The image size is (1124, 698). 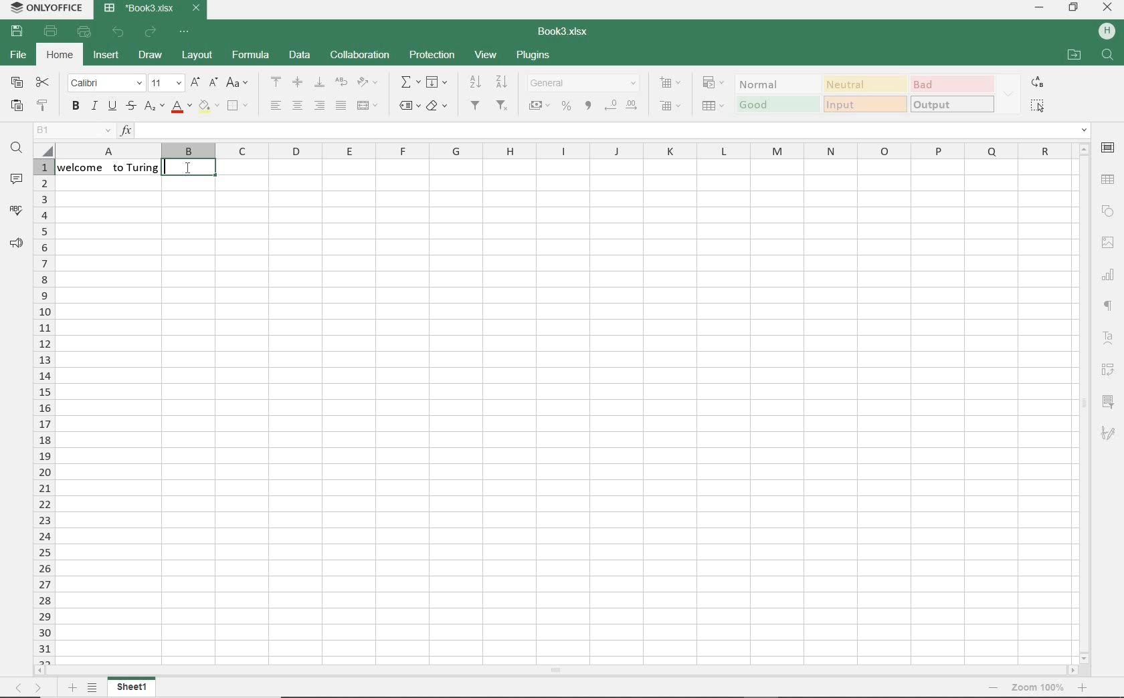 I want to click on move across sheets, so click(x=27, y=687).